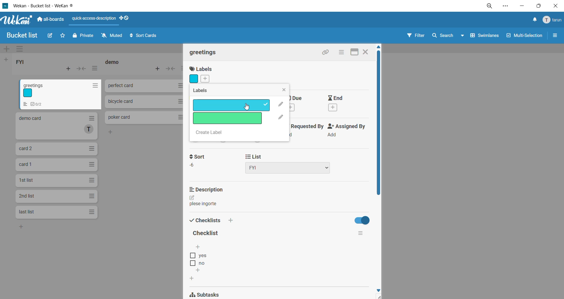  Describe the element at coordinates (414, 36) in the screenshot. I see `filter` at that location.